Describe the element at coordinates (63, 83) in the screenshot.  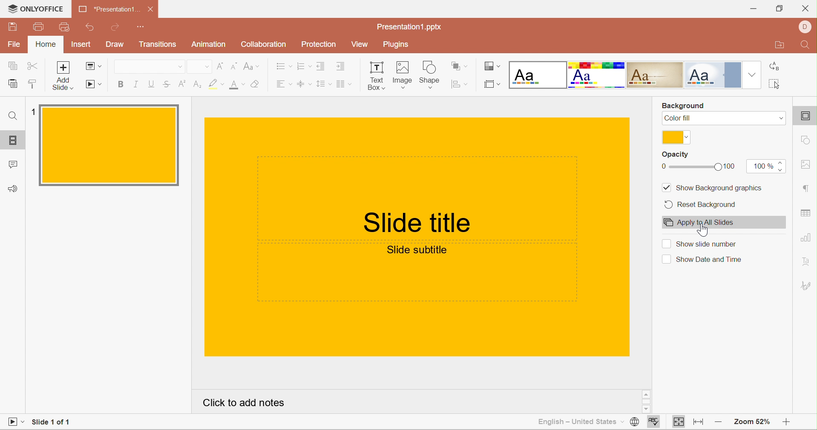
I see `add slide with theme` at that location.